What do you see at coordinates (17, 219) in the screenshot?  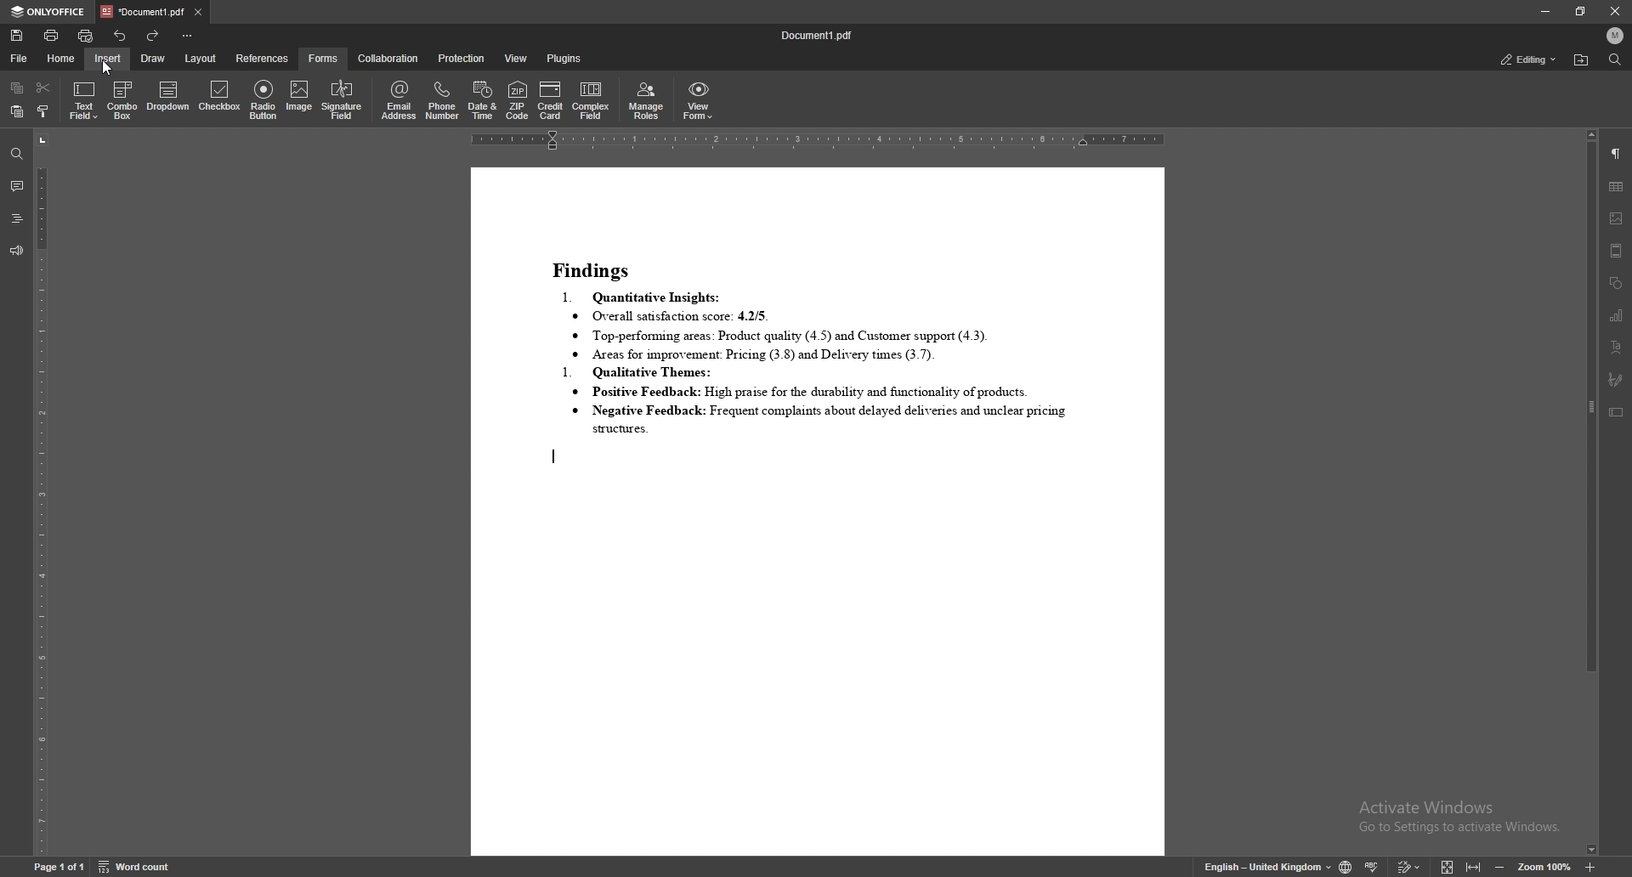 I see `headings` at bounding box center [17, 219].